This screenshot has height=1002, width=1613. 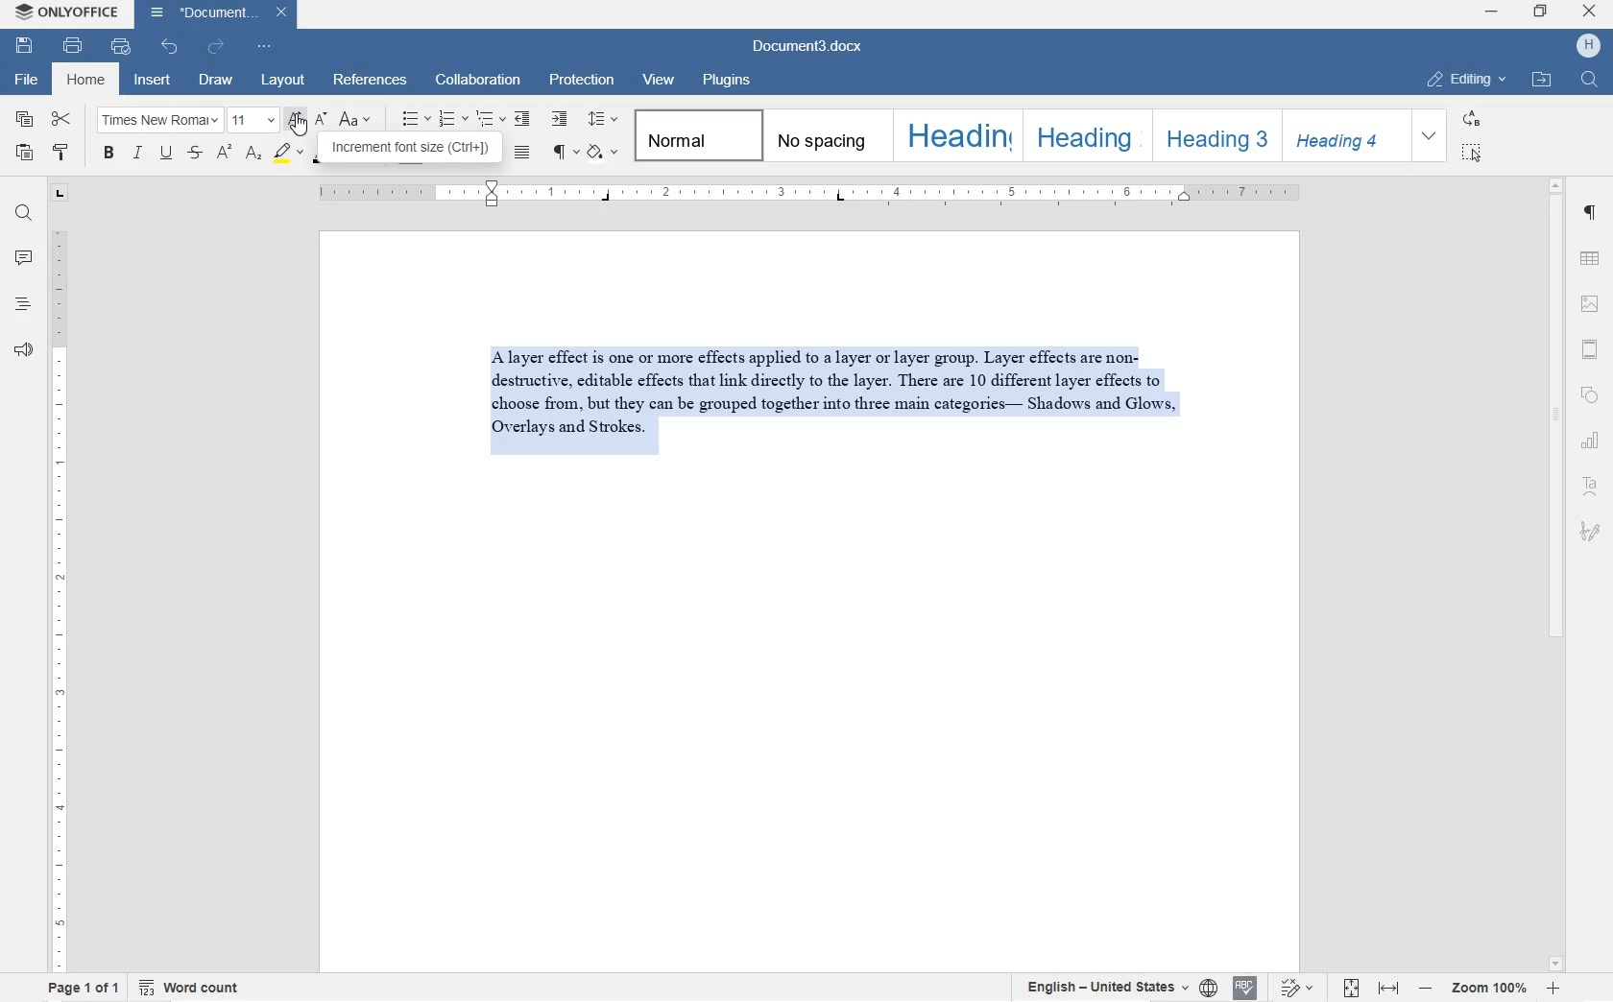 I want to click on HP, so click(x=1588, y=48).